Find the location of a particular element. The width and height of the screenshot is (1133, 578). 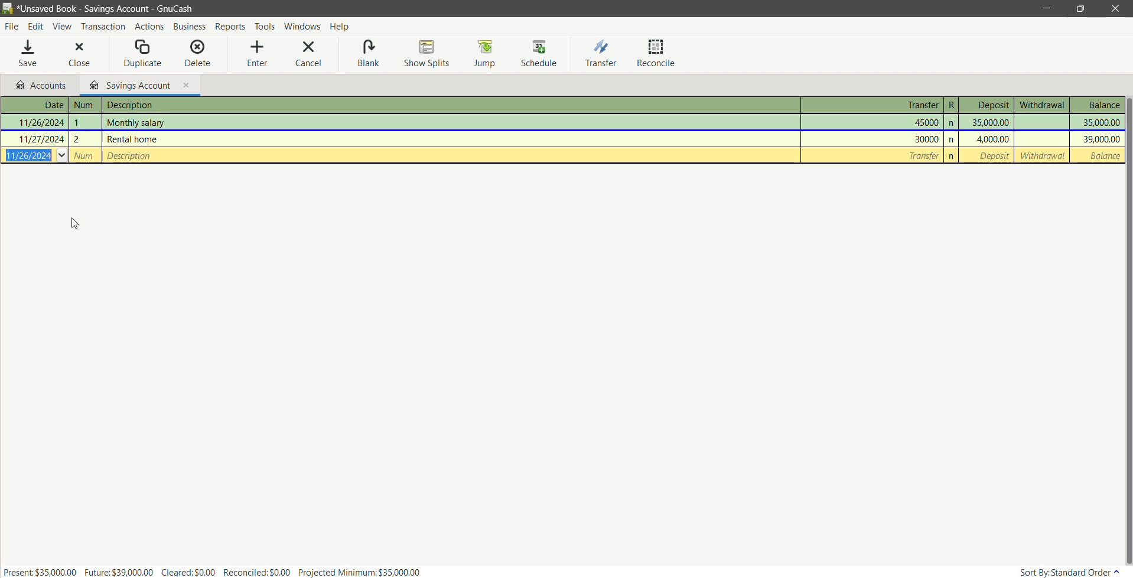

11/26/2024 is located at coordinates (33, 155).